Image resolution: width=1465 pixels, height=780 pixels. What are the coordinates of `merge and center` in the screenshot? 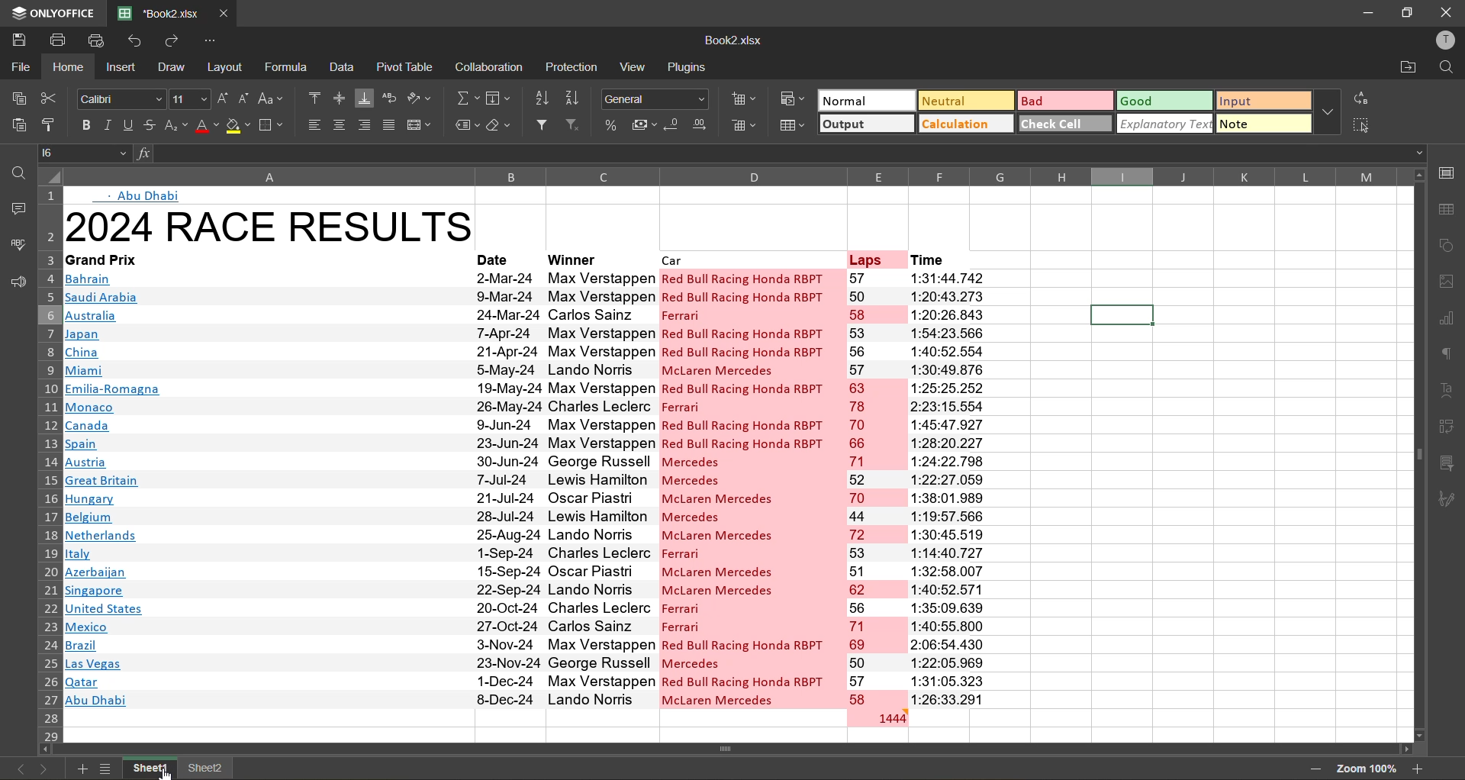 It's located at (420, 126).